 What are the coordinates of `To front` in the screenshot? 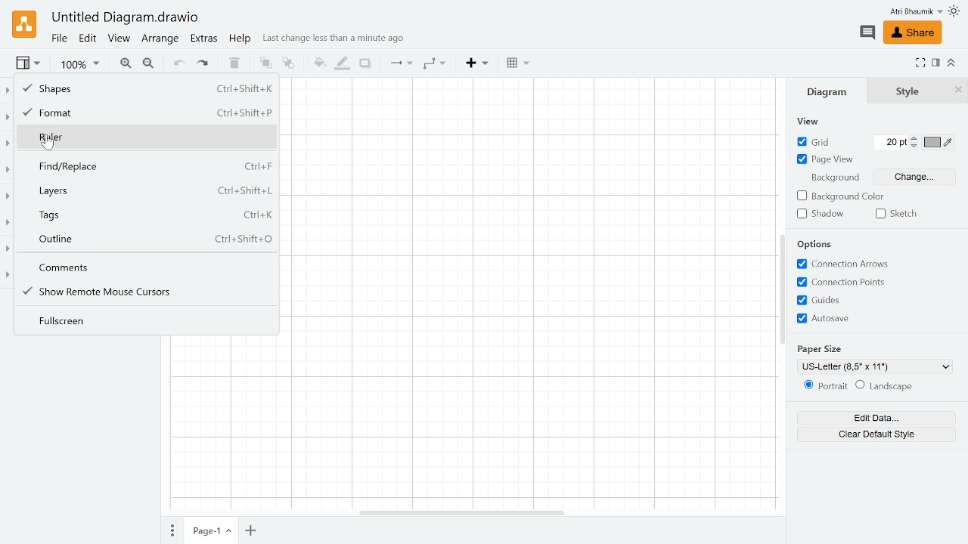 It's located at (265, 65).